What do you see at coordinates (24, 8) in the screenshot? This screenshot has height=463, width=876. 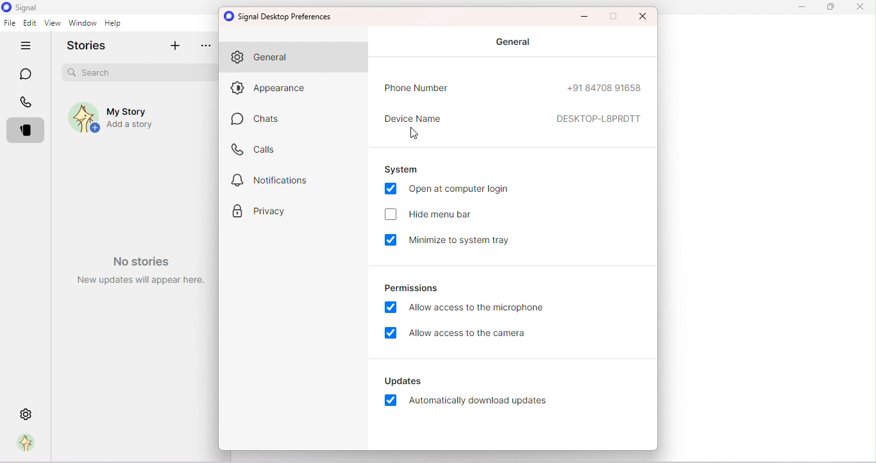 I see `Signal` at bounding box center [24, 8].